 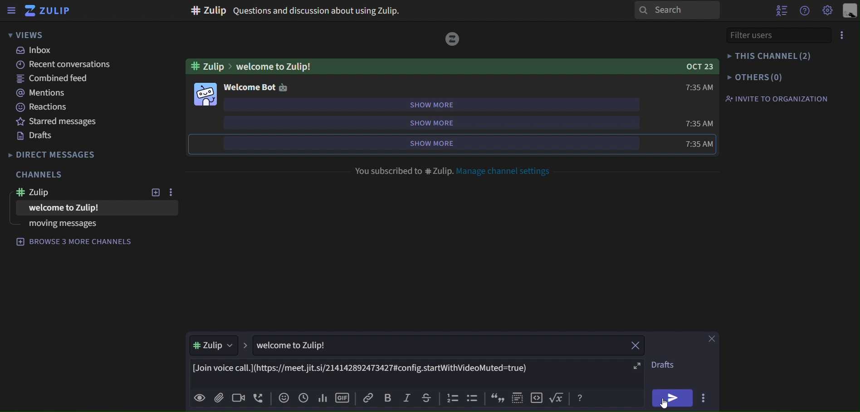 What do you see at coordinates (26, 34) in the screenshot?
I see `views` at bounding box center [26, 34].